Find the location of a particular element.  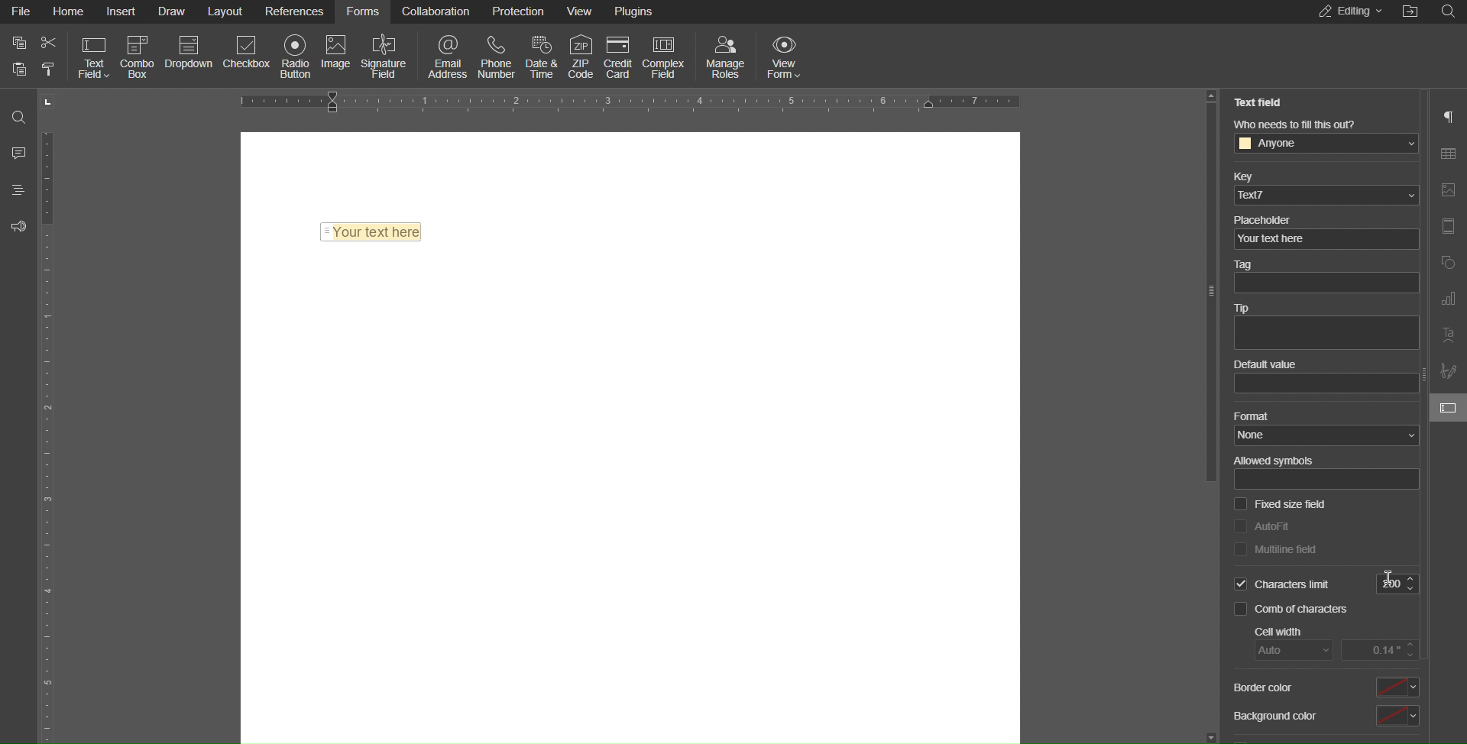

View is located at coordinates (585, 11).